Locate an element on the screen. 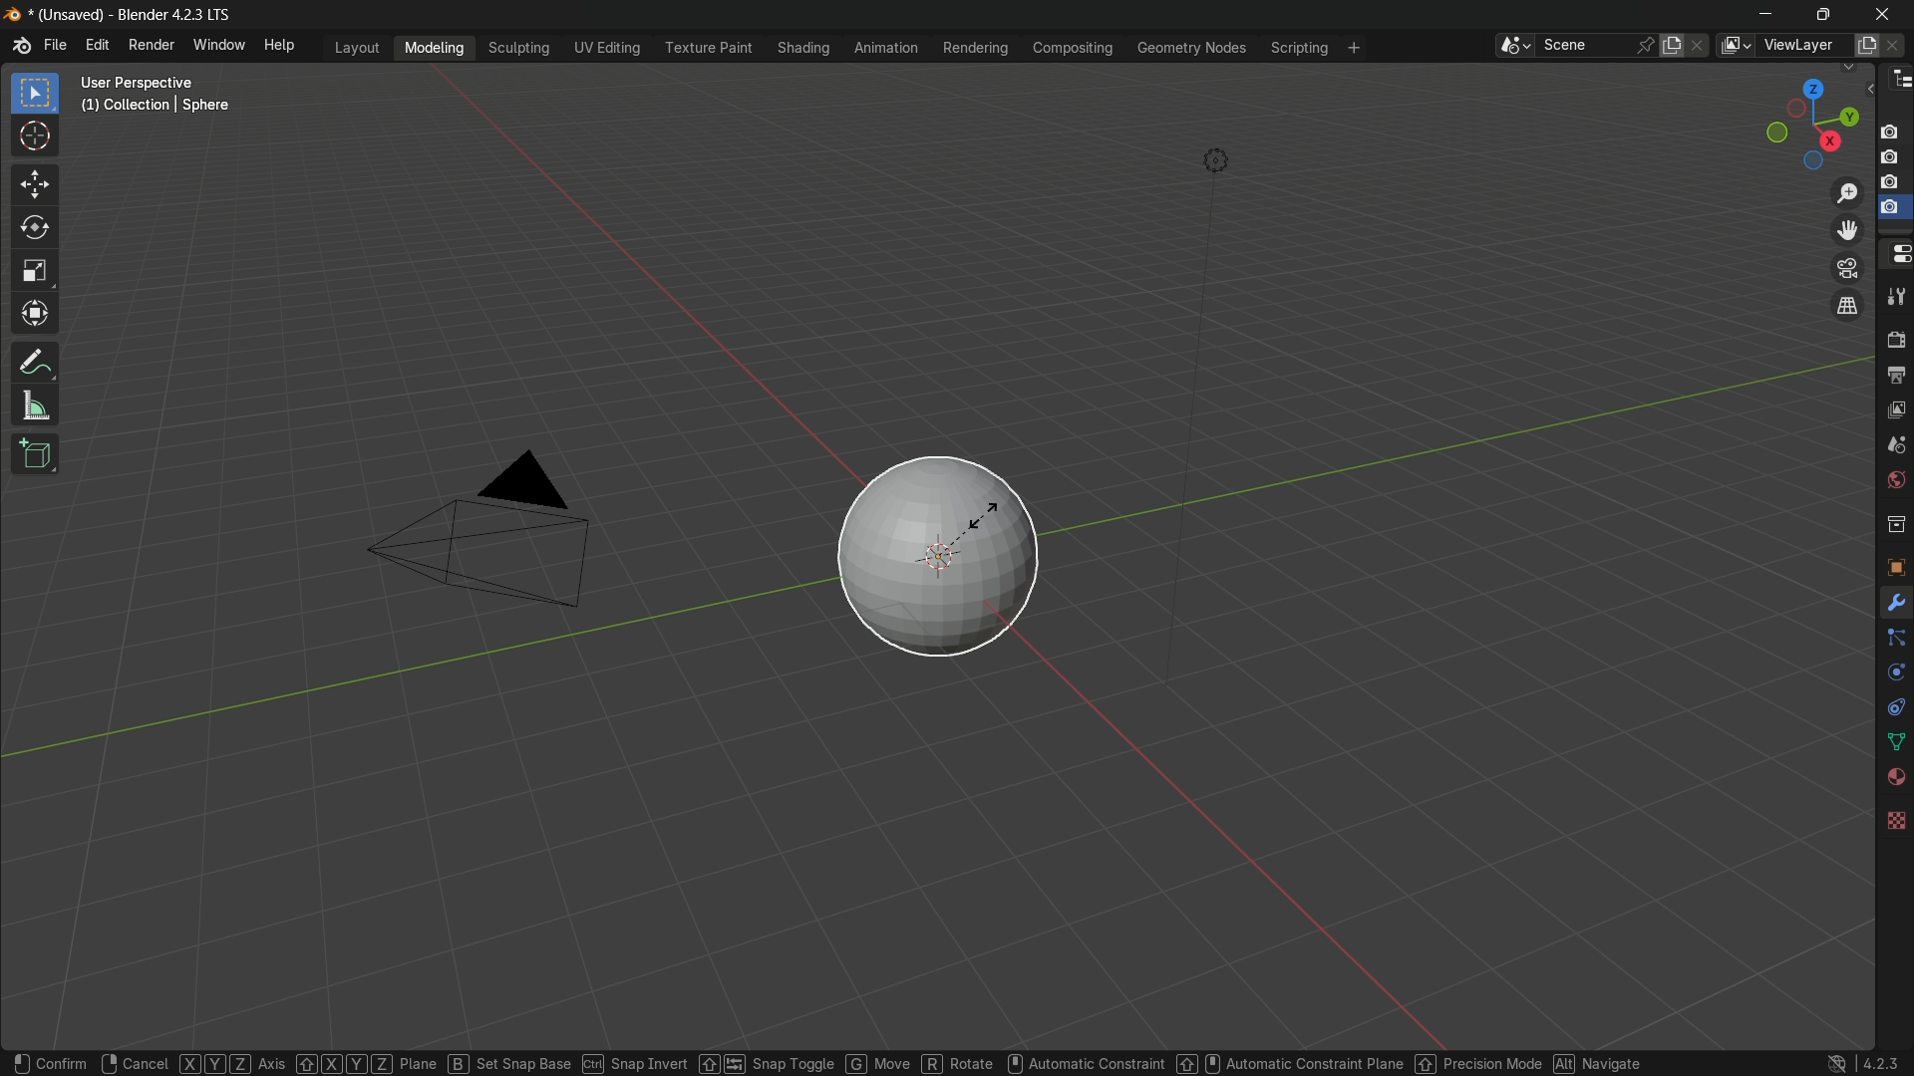  add workplace is located at coordinates (1351, 48).